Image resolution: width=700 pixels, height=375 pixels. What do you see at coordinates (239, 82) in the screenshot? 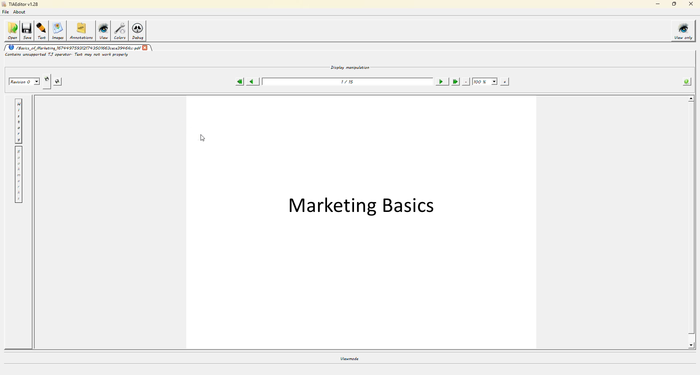
I see `starting page` at bounding box center [239, 82].